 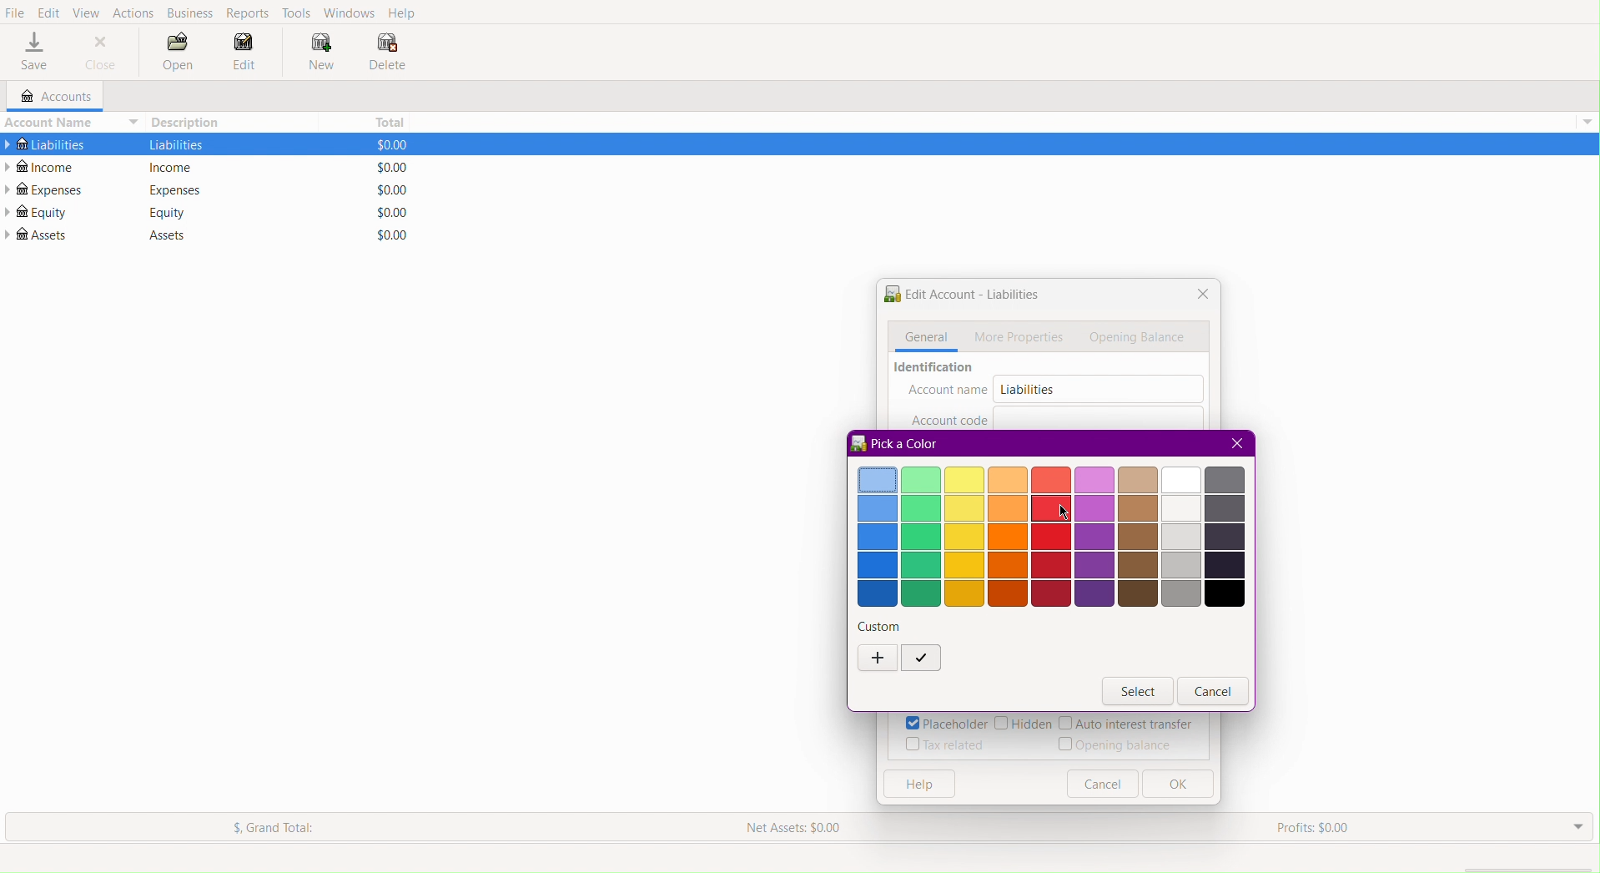 I want to click on Add, so click(x=878, y=659).